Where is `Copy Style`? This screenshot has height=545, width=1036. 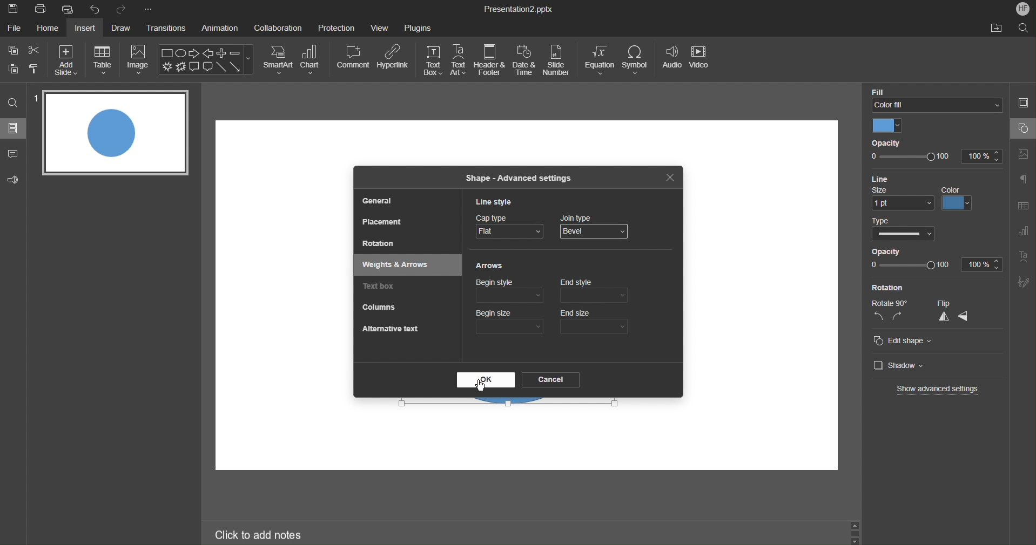
Copy Style is located at coordinates (35, 67).